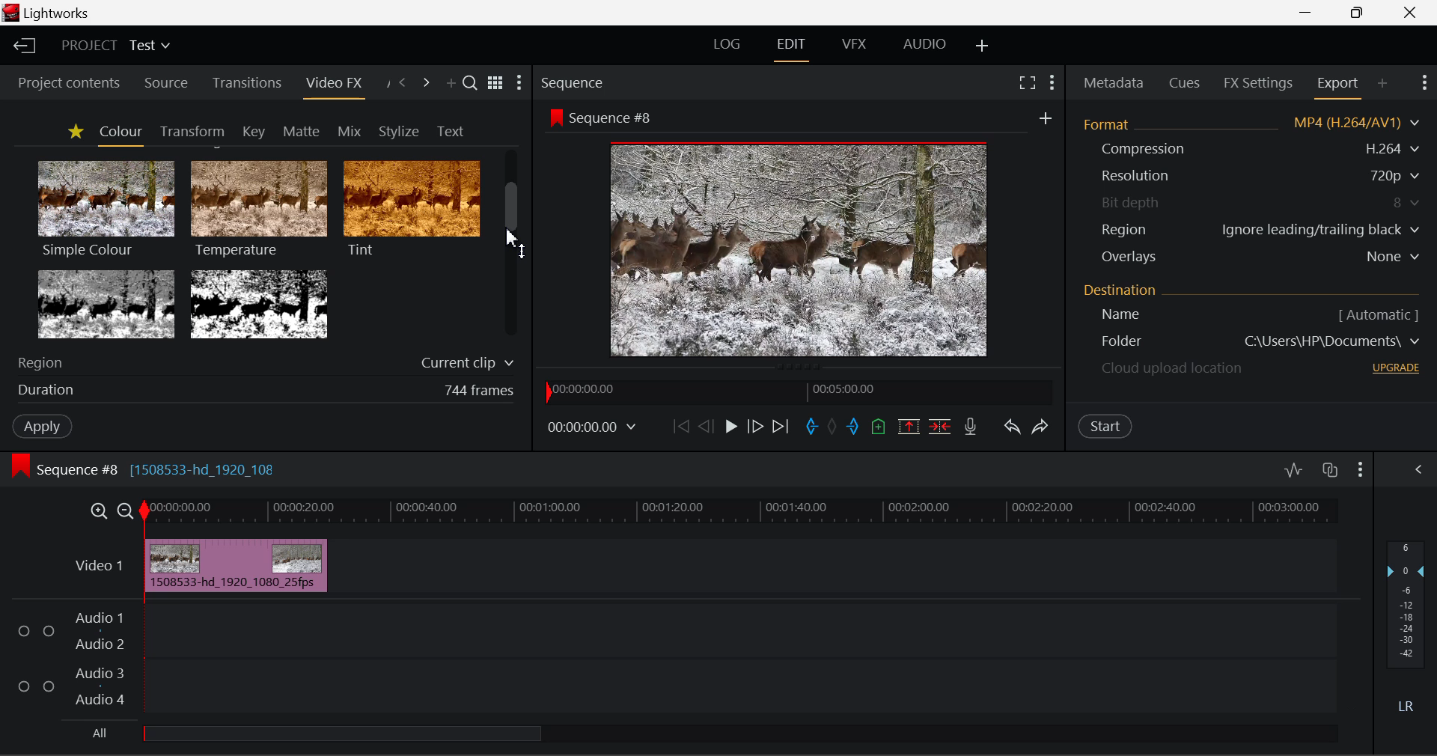 This screenshot has height=756, width=1437. I want to click on Audio 4, so click(97, 697).